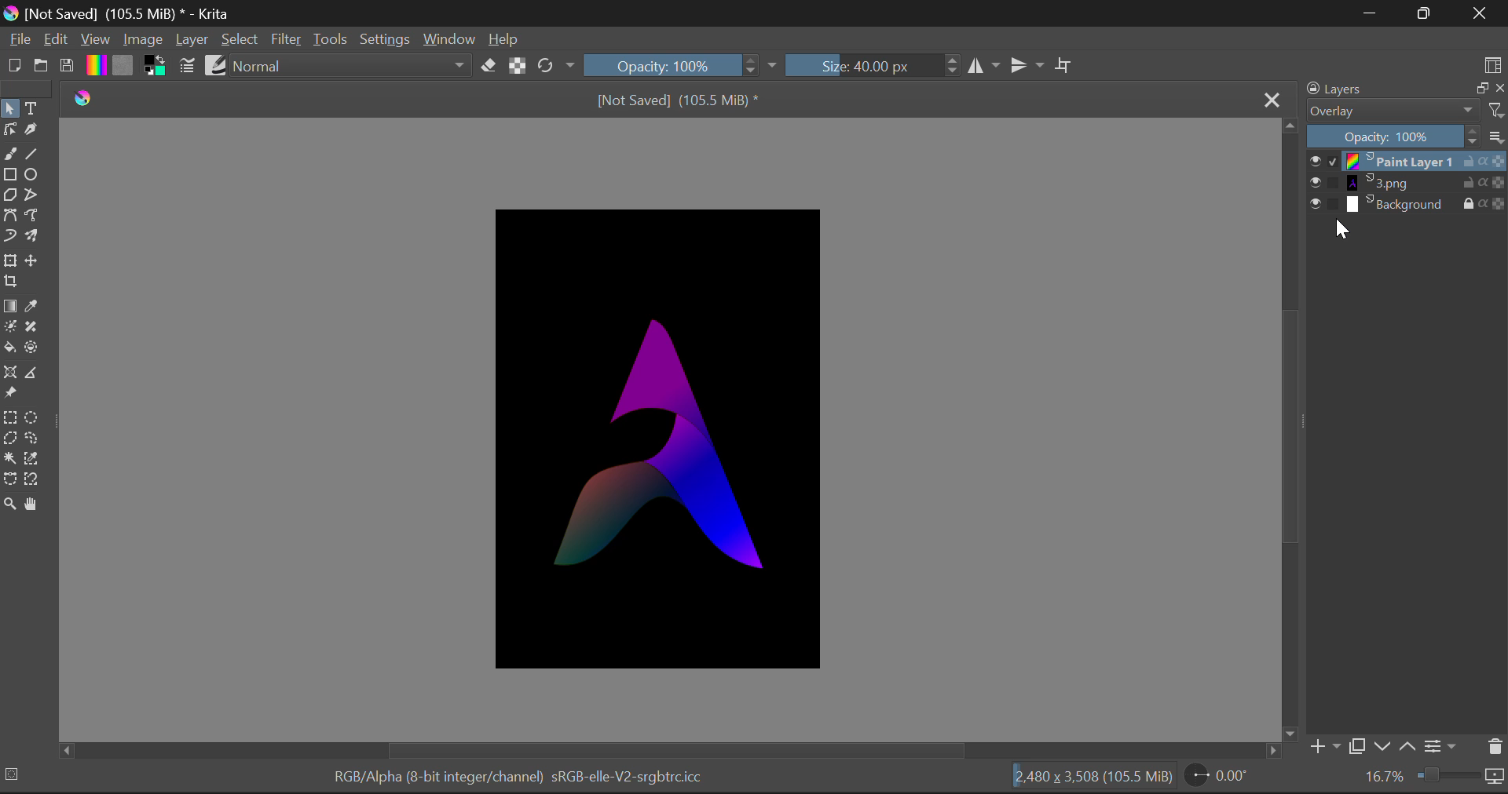  Describe the element at coordinates (1407, 110) in the screenshot. I see `Blending Mode` at that location.